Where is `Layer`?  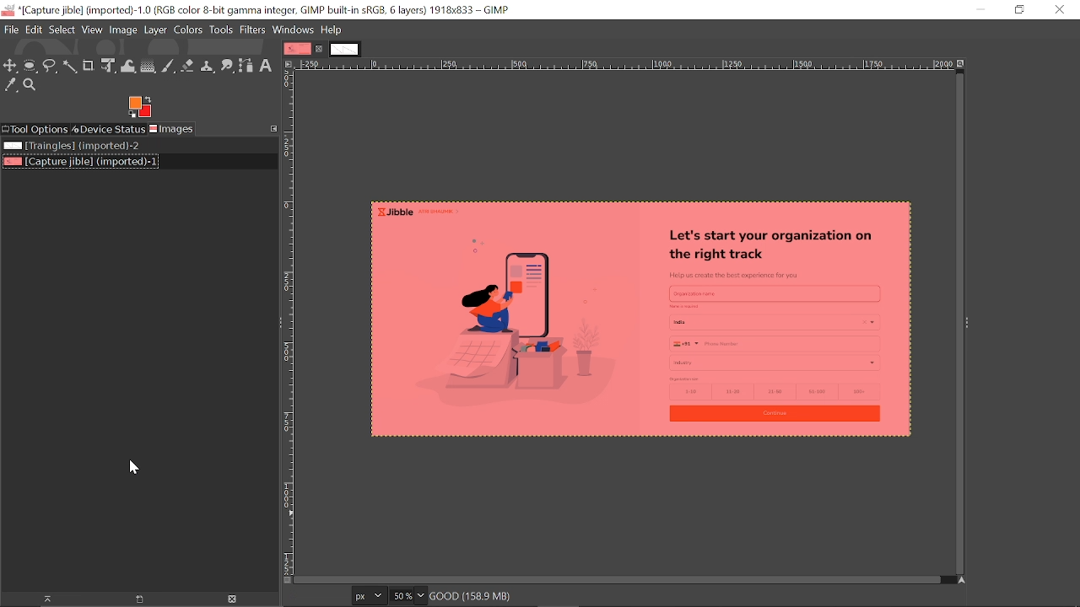
Layer is located at coordinates (156, 30).